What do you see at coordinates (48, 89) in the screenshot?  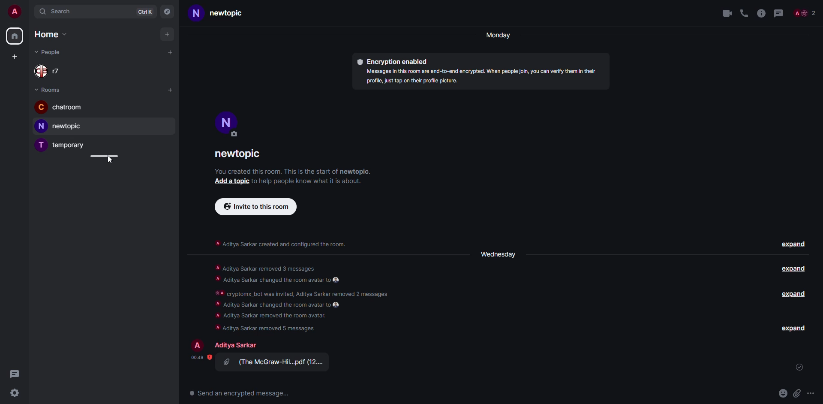 I see `rooms` at bounding box center [48, 89].